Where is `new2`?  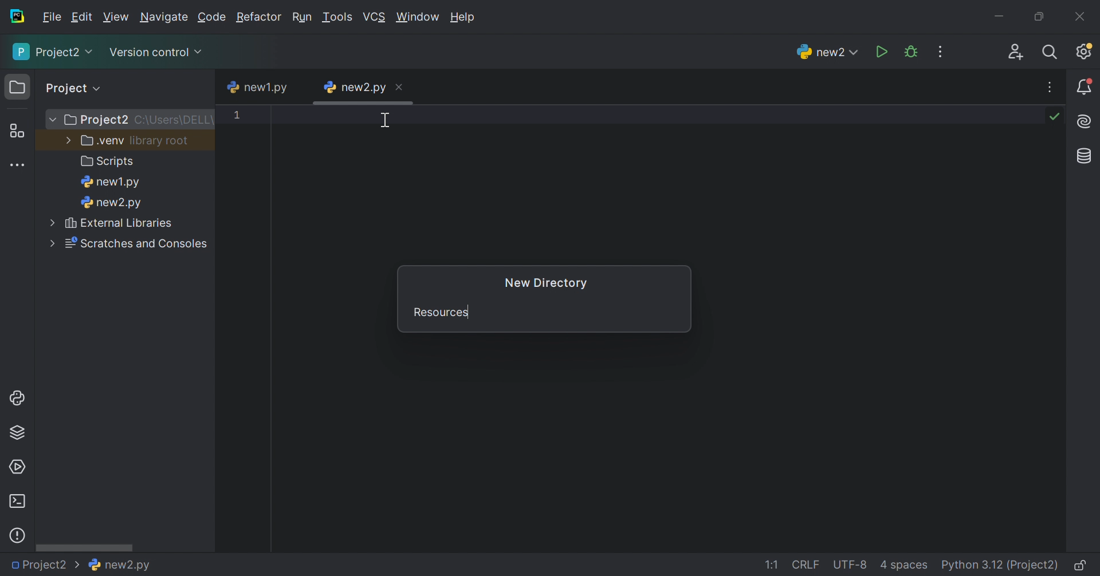 new2 is located at coordinates (829, 51).